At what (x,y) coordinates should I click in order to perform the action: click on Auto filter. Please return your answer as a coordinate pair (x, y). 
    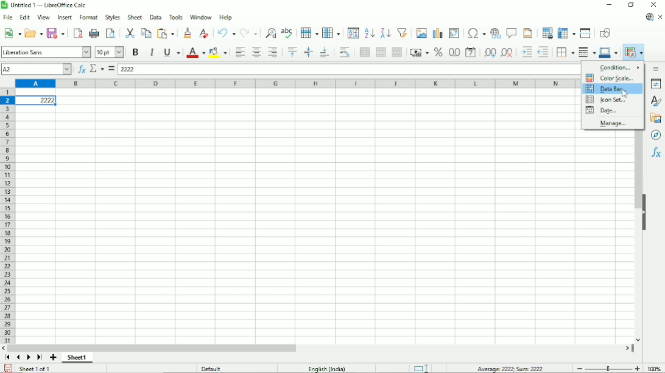
    Looking at the image, I should click on (403, 32).